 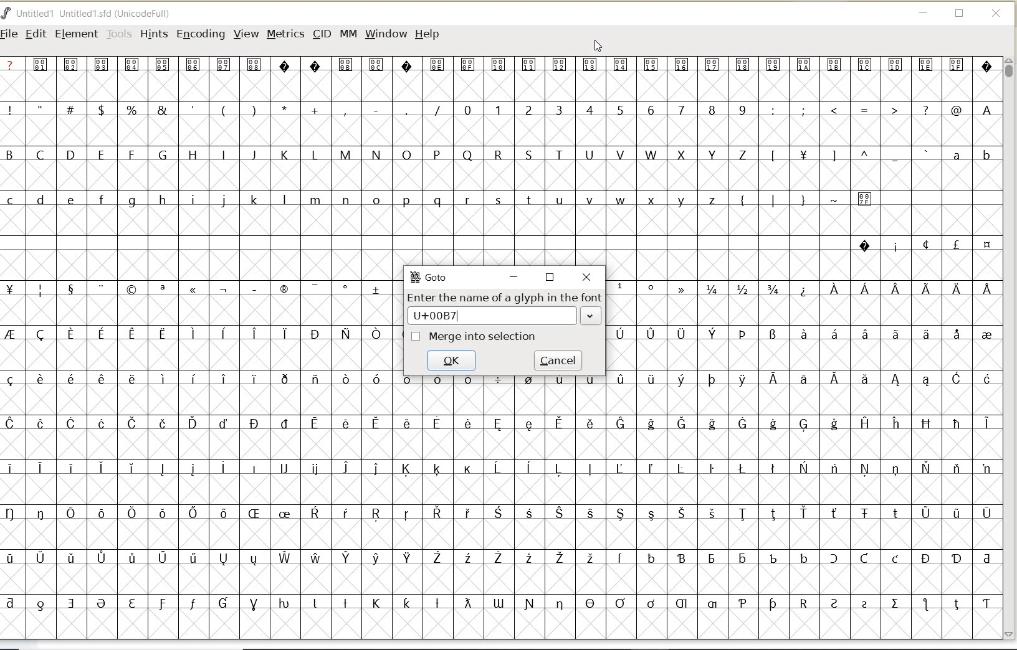 What do you see at coordinates (960, 16) in the screenshot?
I see `RESTORE` at bounding box center [960, 16].